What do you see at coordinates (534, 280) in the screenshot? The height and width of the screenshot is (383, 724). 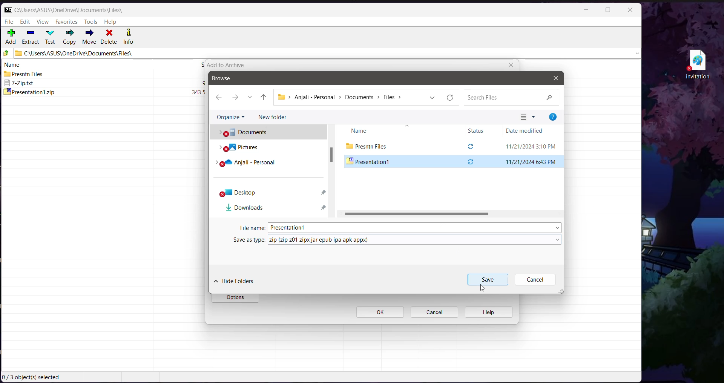 I see `Cancel` at bounding box center [534, 280].